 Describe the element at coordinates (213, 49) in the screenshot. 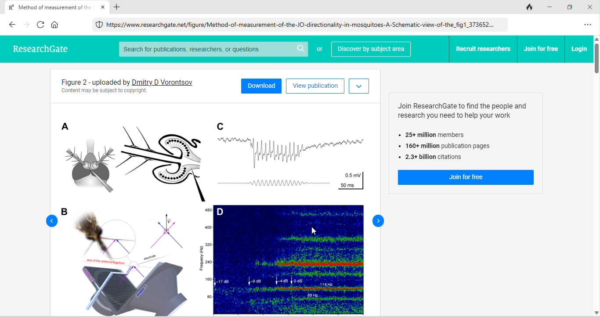

I see `search for publications, researchers or questions` at that location.